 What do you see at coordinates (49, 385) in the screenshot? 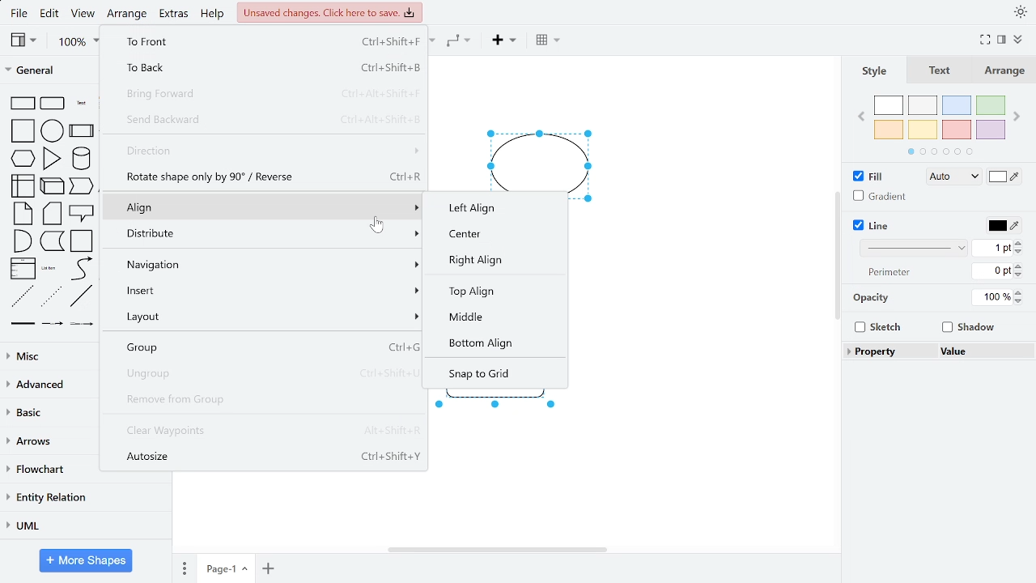
I see `advanced` at bounding box center [49, 385].